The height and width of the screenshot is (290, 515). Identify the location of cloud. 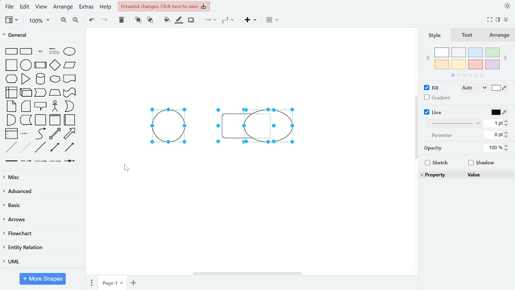
(54, 79).